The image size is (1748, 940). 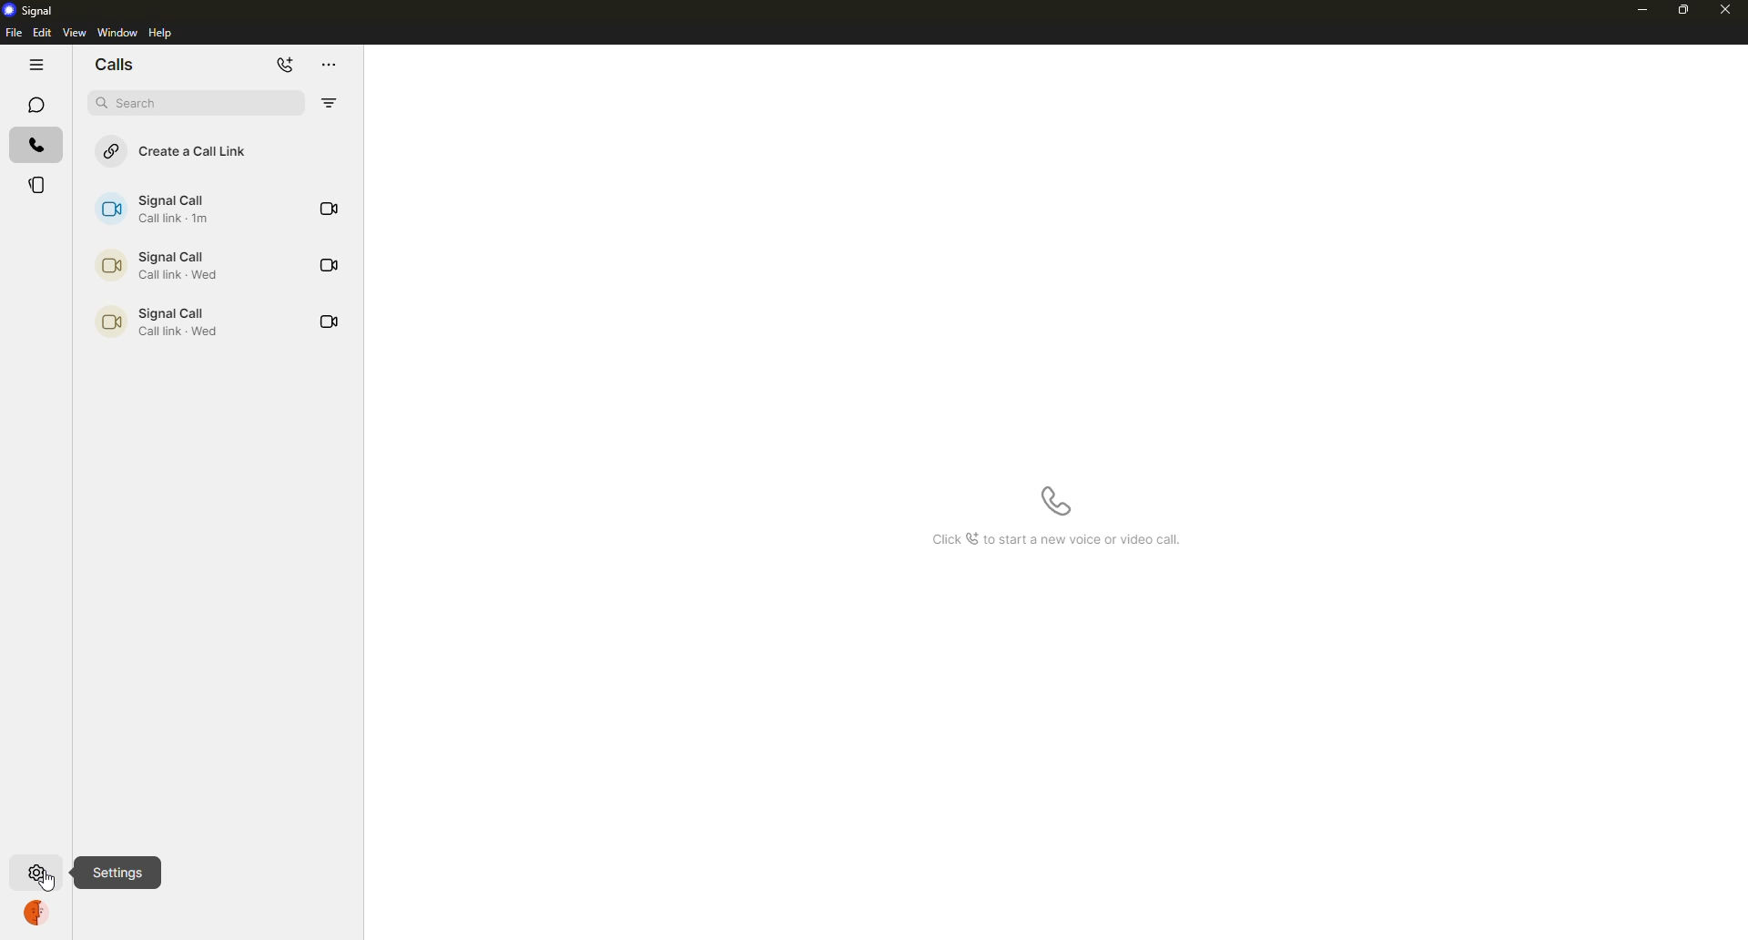 I want to click on add, so click(x=283, y=65).